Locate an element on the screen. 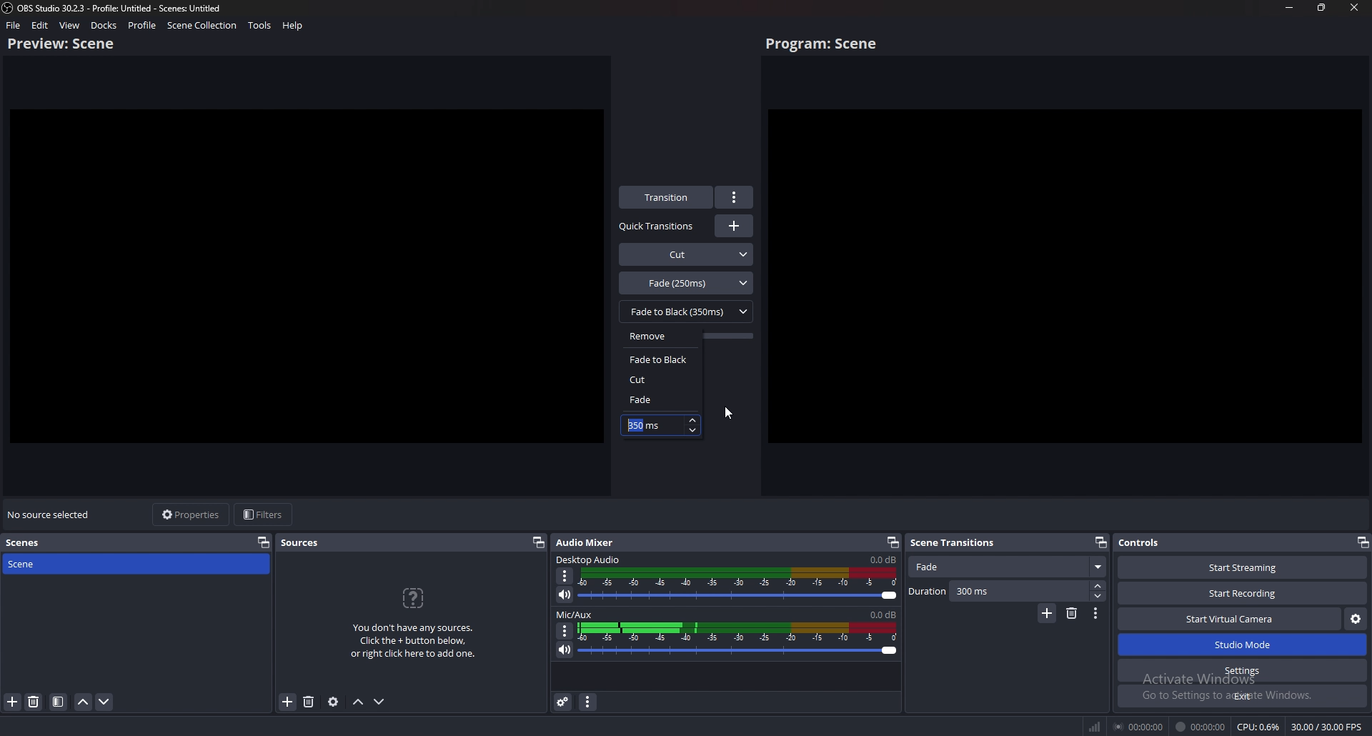  obs studio is located at coordinates (9, 8).